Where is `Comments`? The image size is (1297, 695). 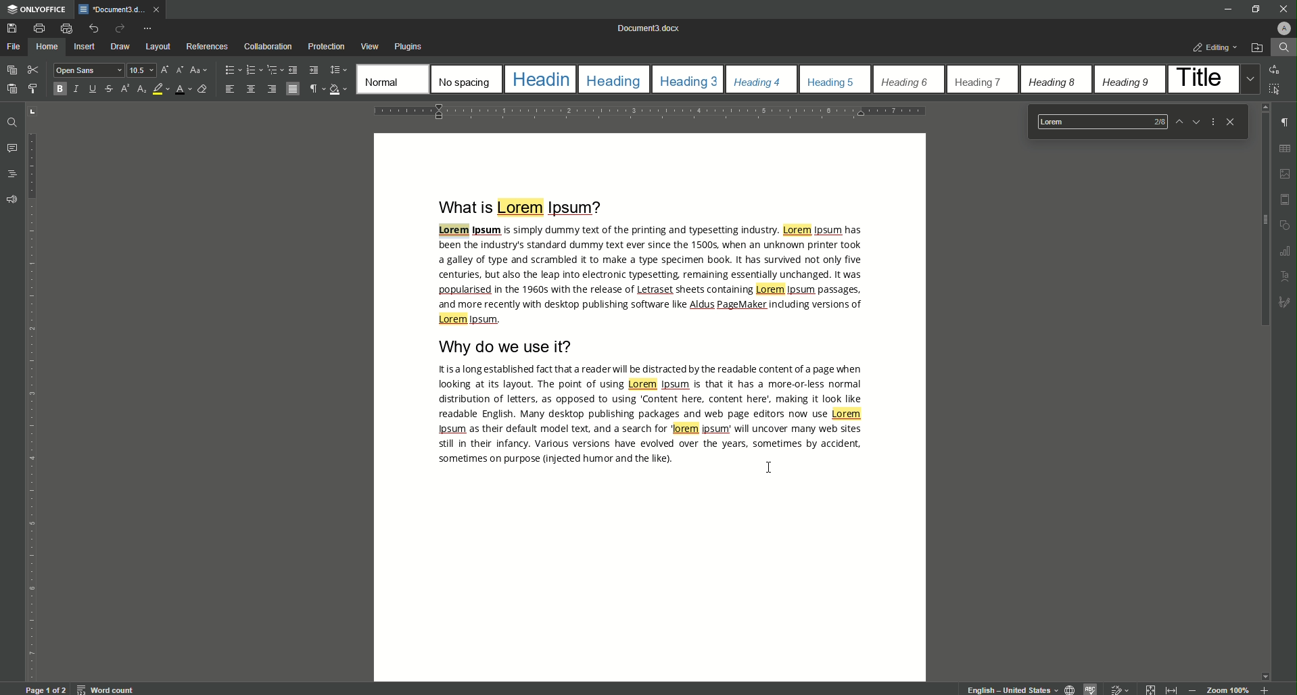
Comments is located at coordinates (14, 147).